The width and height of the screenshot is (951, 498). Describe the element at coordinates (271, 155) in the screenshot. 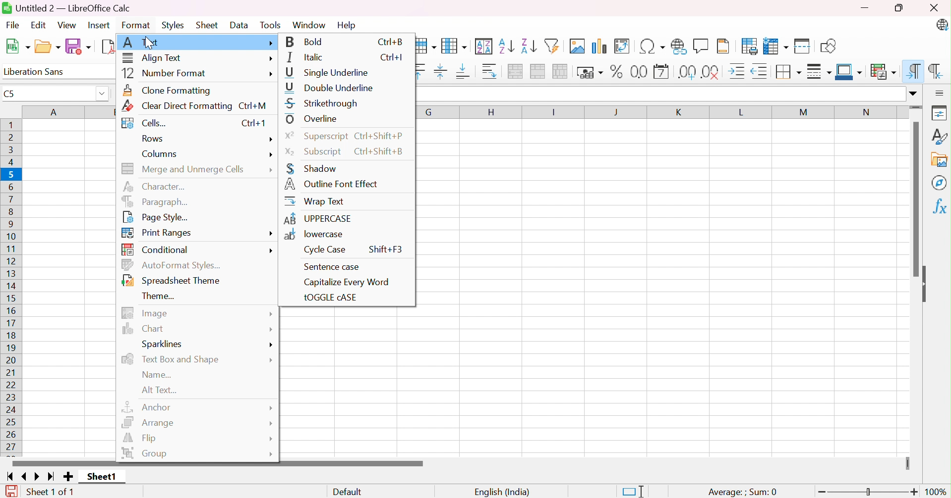

I see `more` at that location.